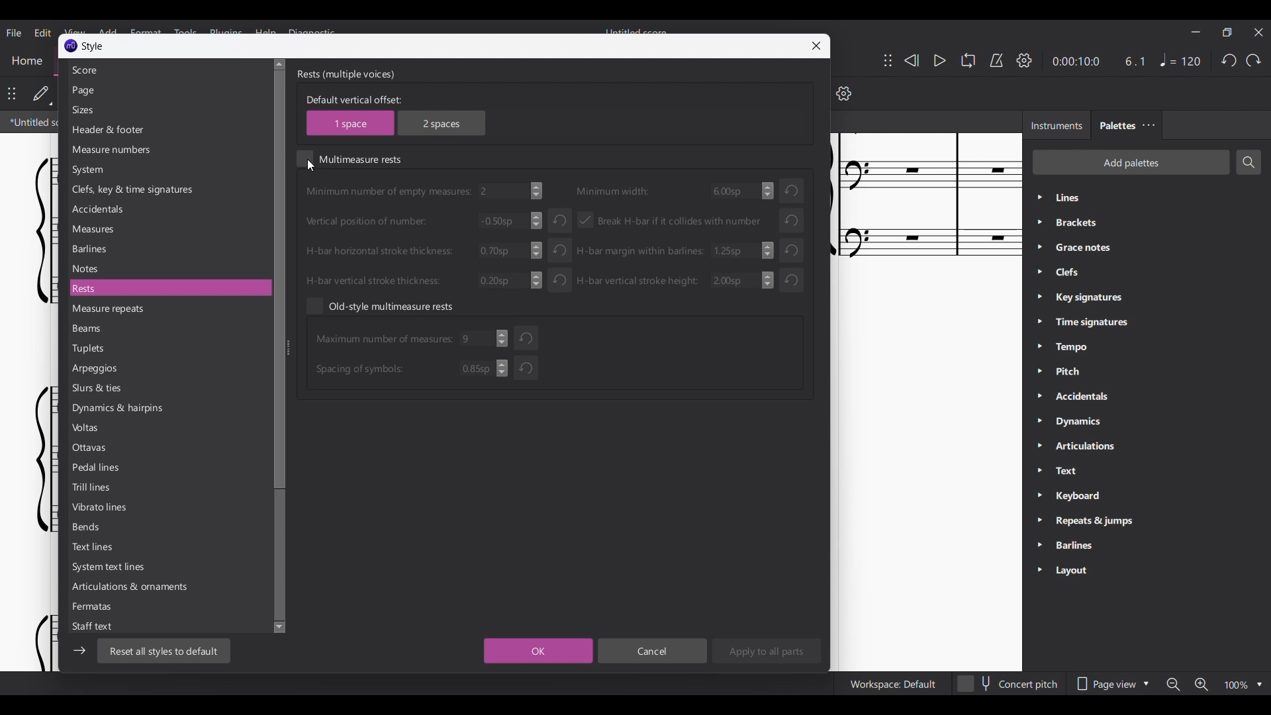 The width and height of the screenshot is (1271, 715). I want to click on Close interface, so click(1258, 32).